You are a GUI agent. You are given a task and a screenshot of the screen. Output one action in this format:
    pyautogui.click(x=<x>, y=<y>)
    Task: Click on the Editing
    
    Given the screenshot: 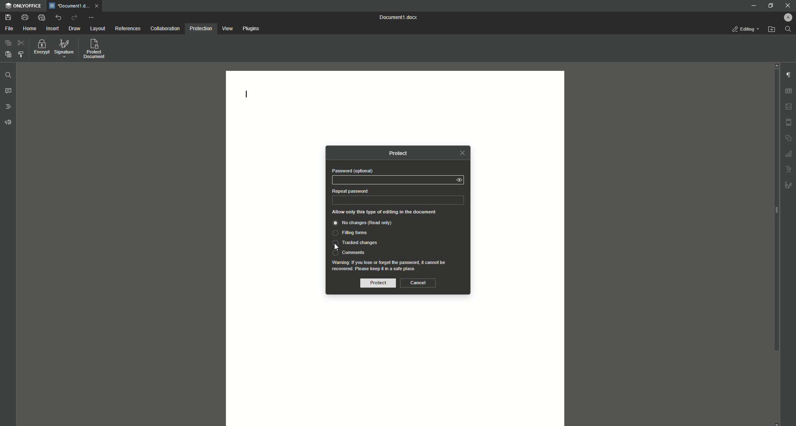 What is the action you would take?
    pyautogui.click(x=745, y=29)
    